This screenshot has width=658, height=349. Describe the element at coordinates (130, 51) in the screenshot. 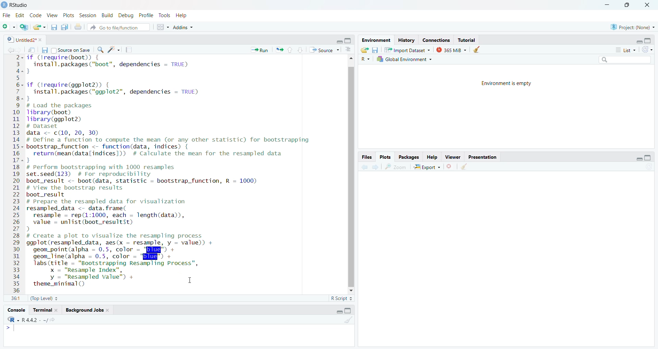

I see `compile reports` at that location.